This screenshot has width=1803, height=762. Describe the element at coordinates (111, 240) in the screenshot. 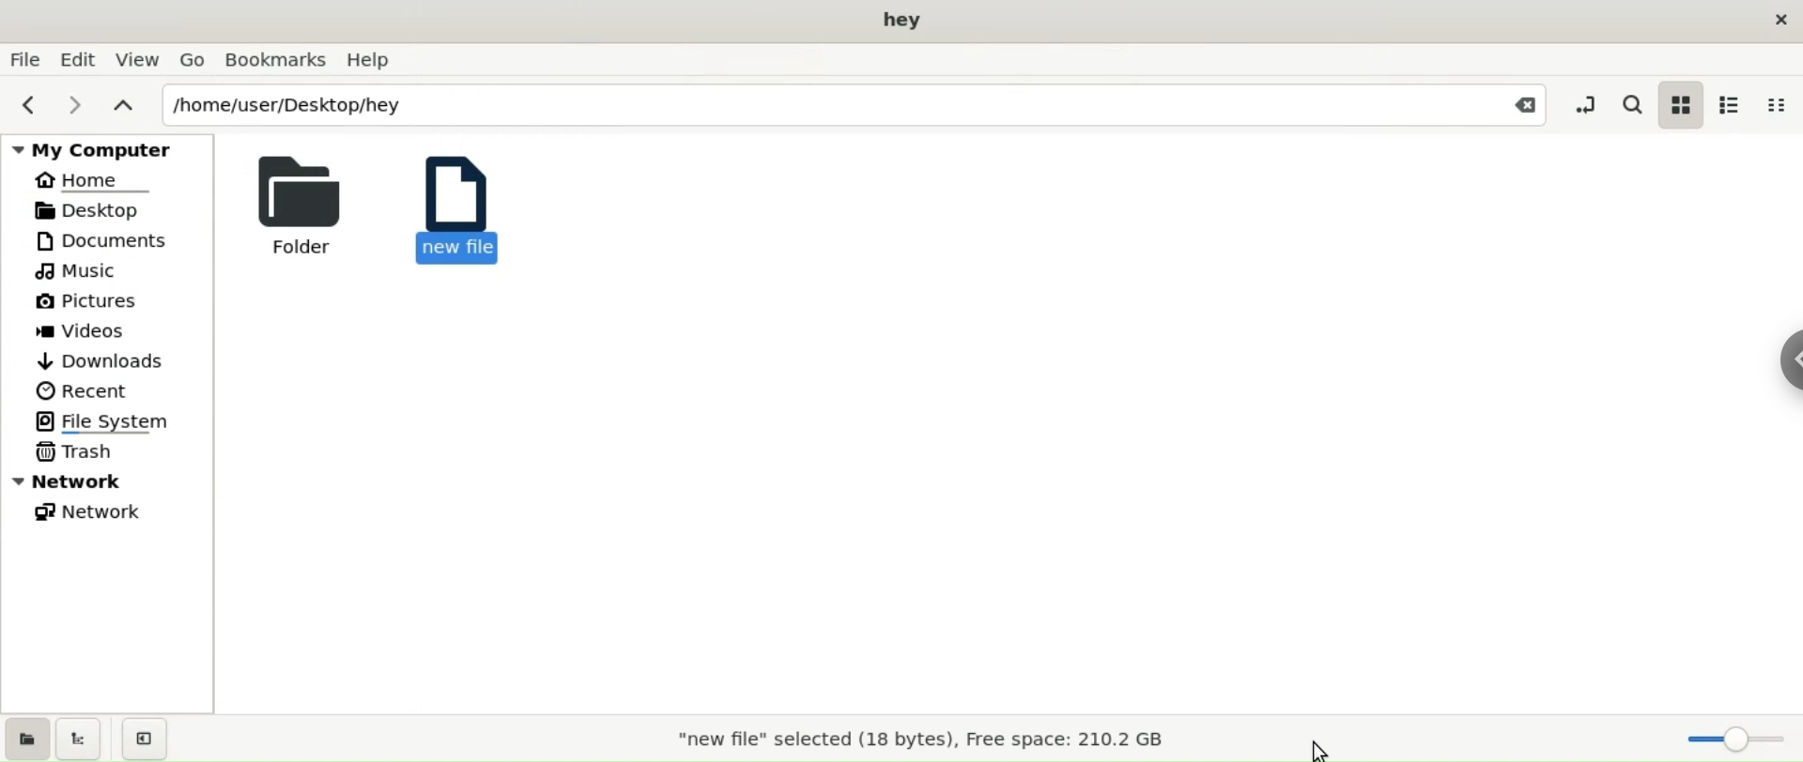

I see `Documents` at that location.